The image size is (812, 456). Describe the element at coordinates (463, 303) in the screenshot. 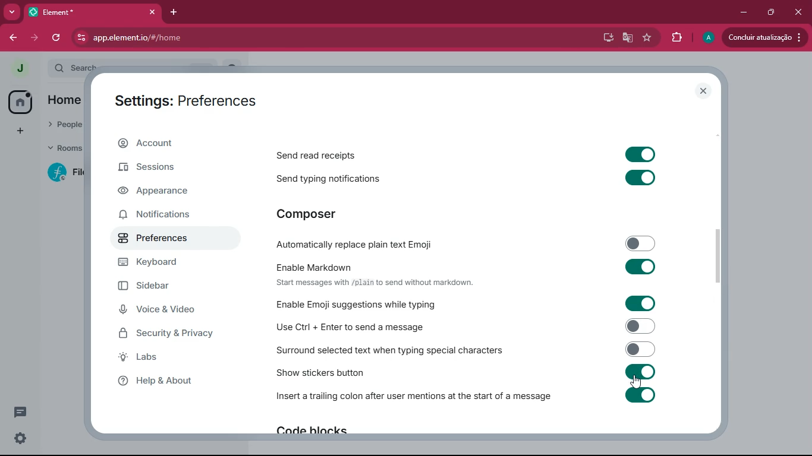

I see `Enable Emoji suggestions while typing` at that location.